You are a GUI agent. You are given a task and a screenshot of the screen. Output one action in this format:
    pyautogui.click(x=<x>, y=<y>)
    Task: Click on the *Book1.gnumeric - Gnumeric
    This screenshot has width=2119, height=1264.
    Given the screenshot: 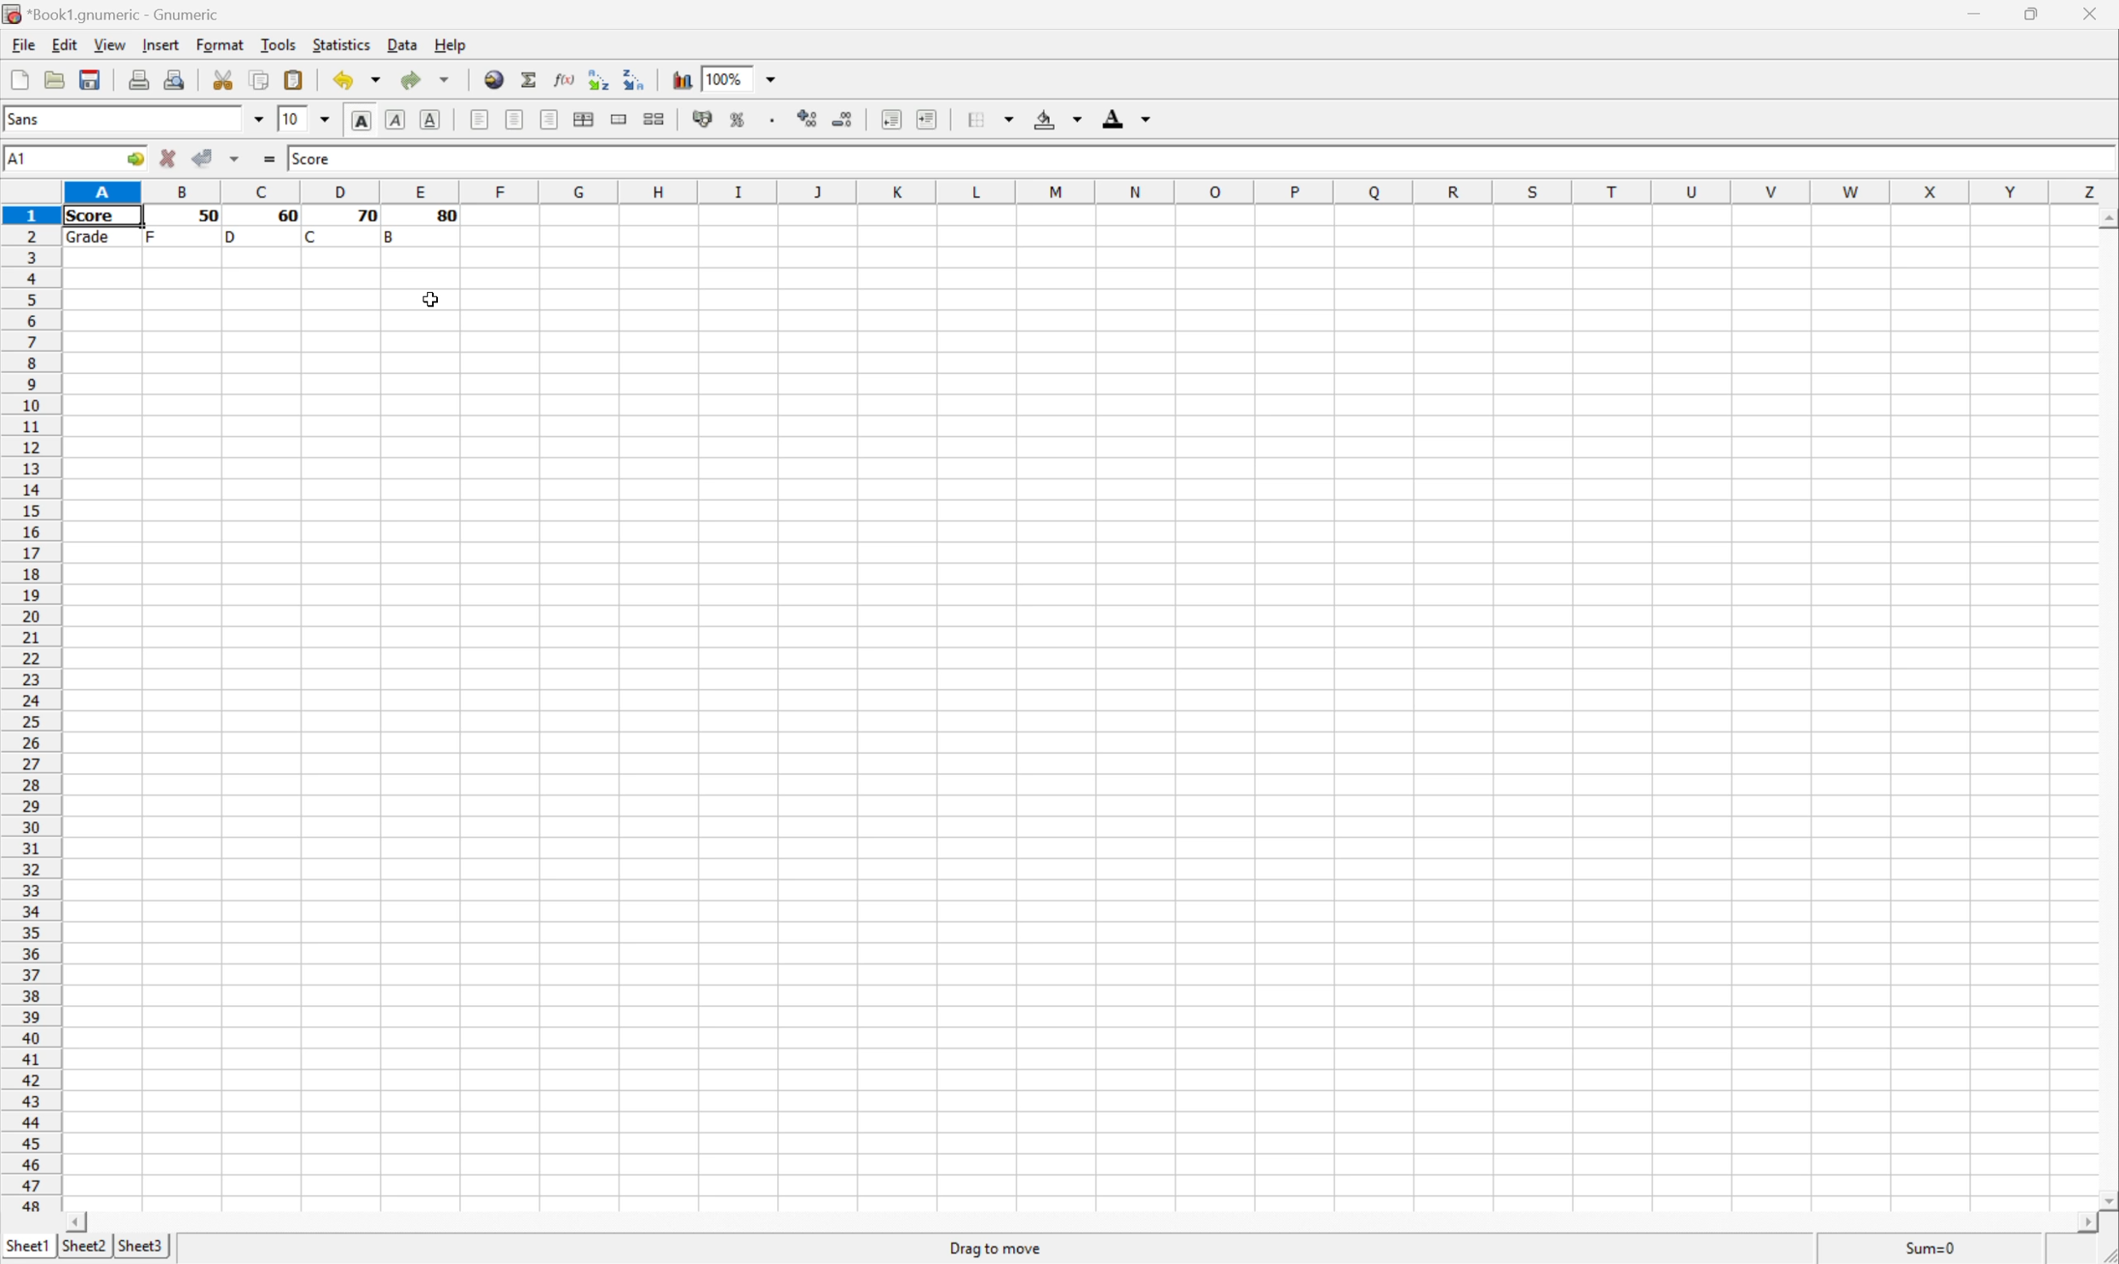 What is the action you would take?
    pyautogui.click(x=114, y=13)
    